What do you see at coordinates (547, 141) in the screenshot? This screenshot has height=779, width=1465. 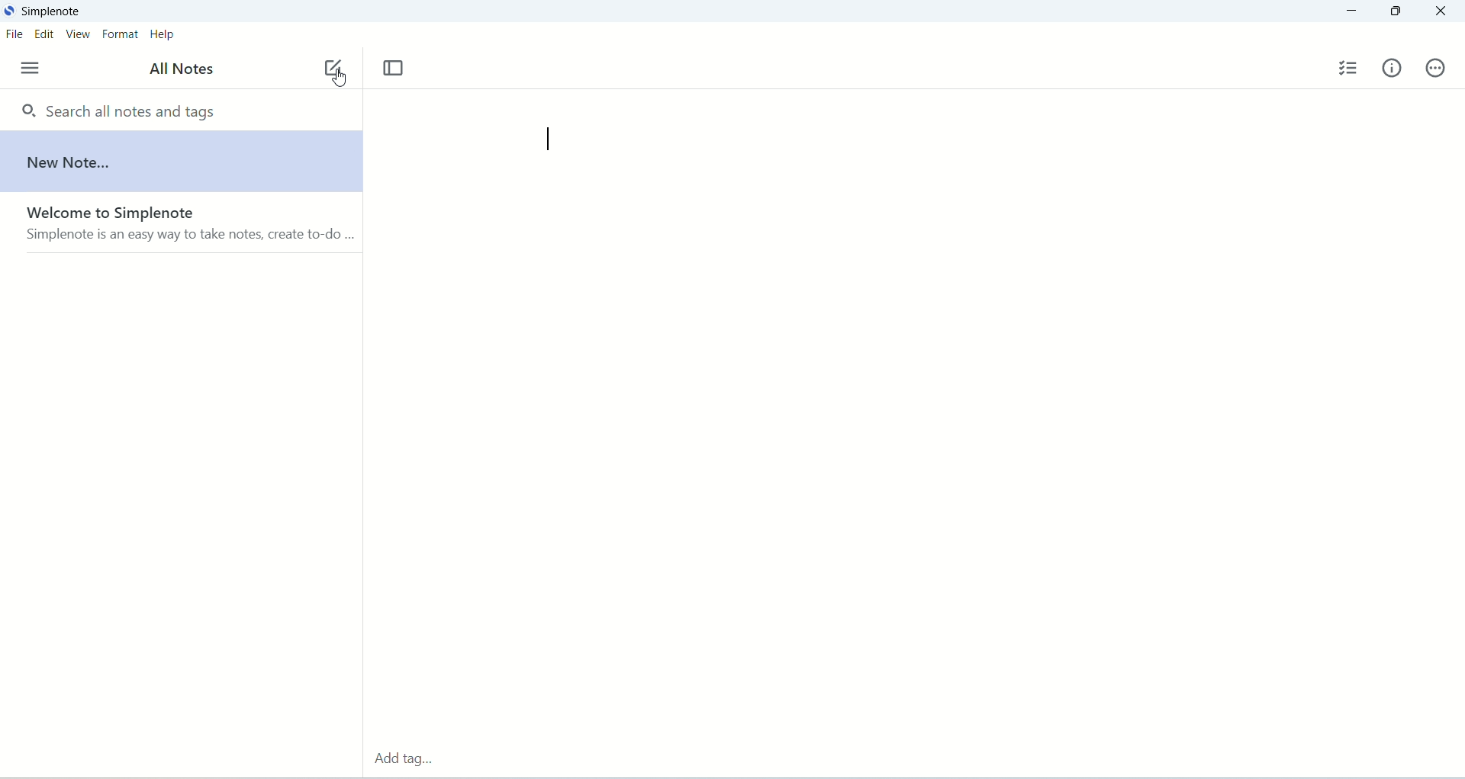 I see `cursor` at bounding box center [547, 141].